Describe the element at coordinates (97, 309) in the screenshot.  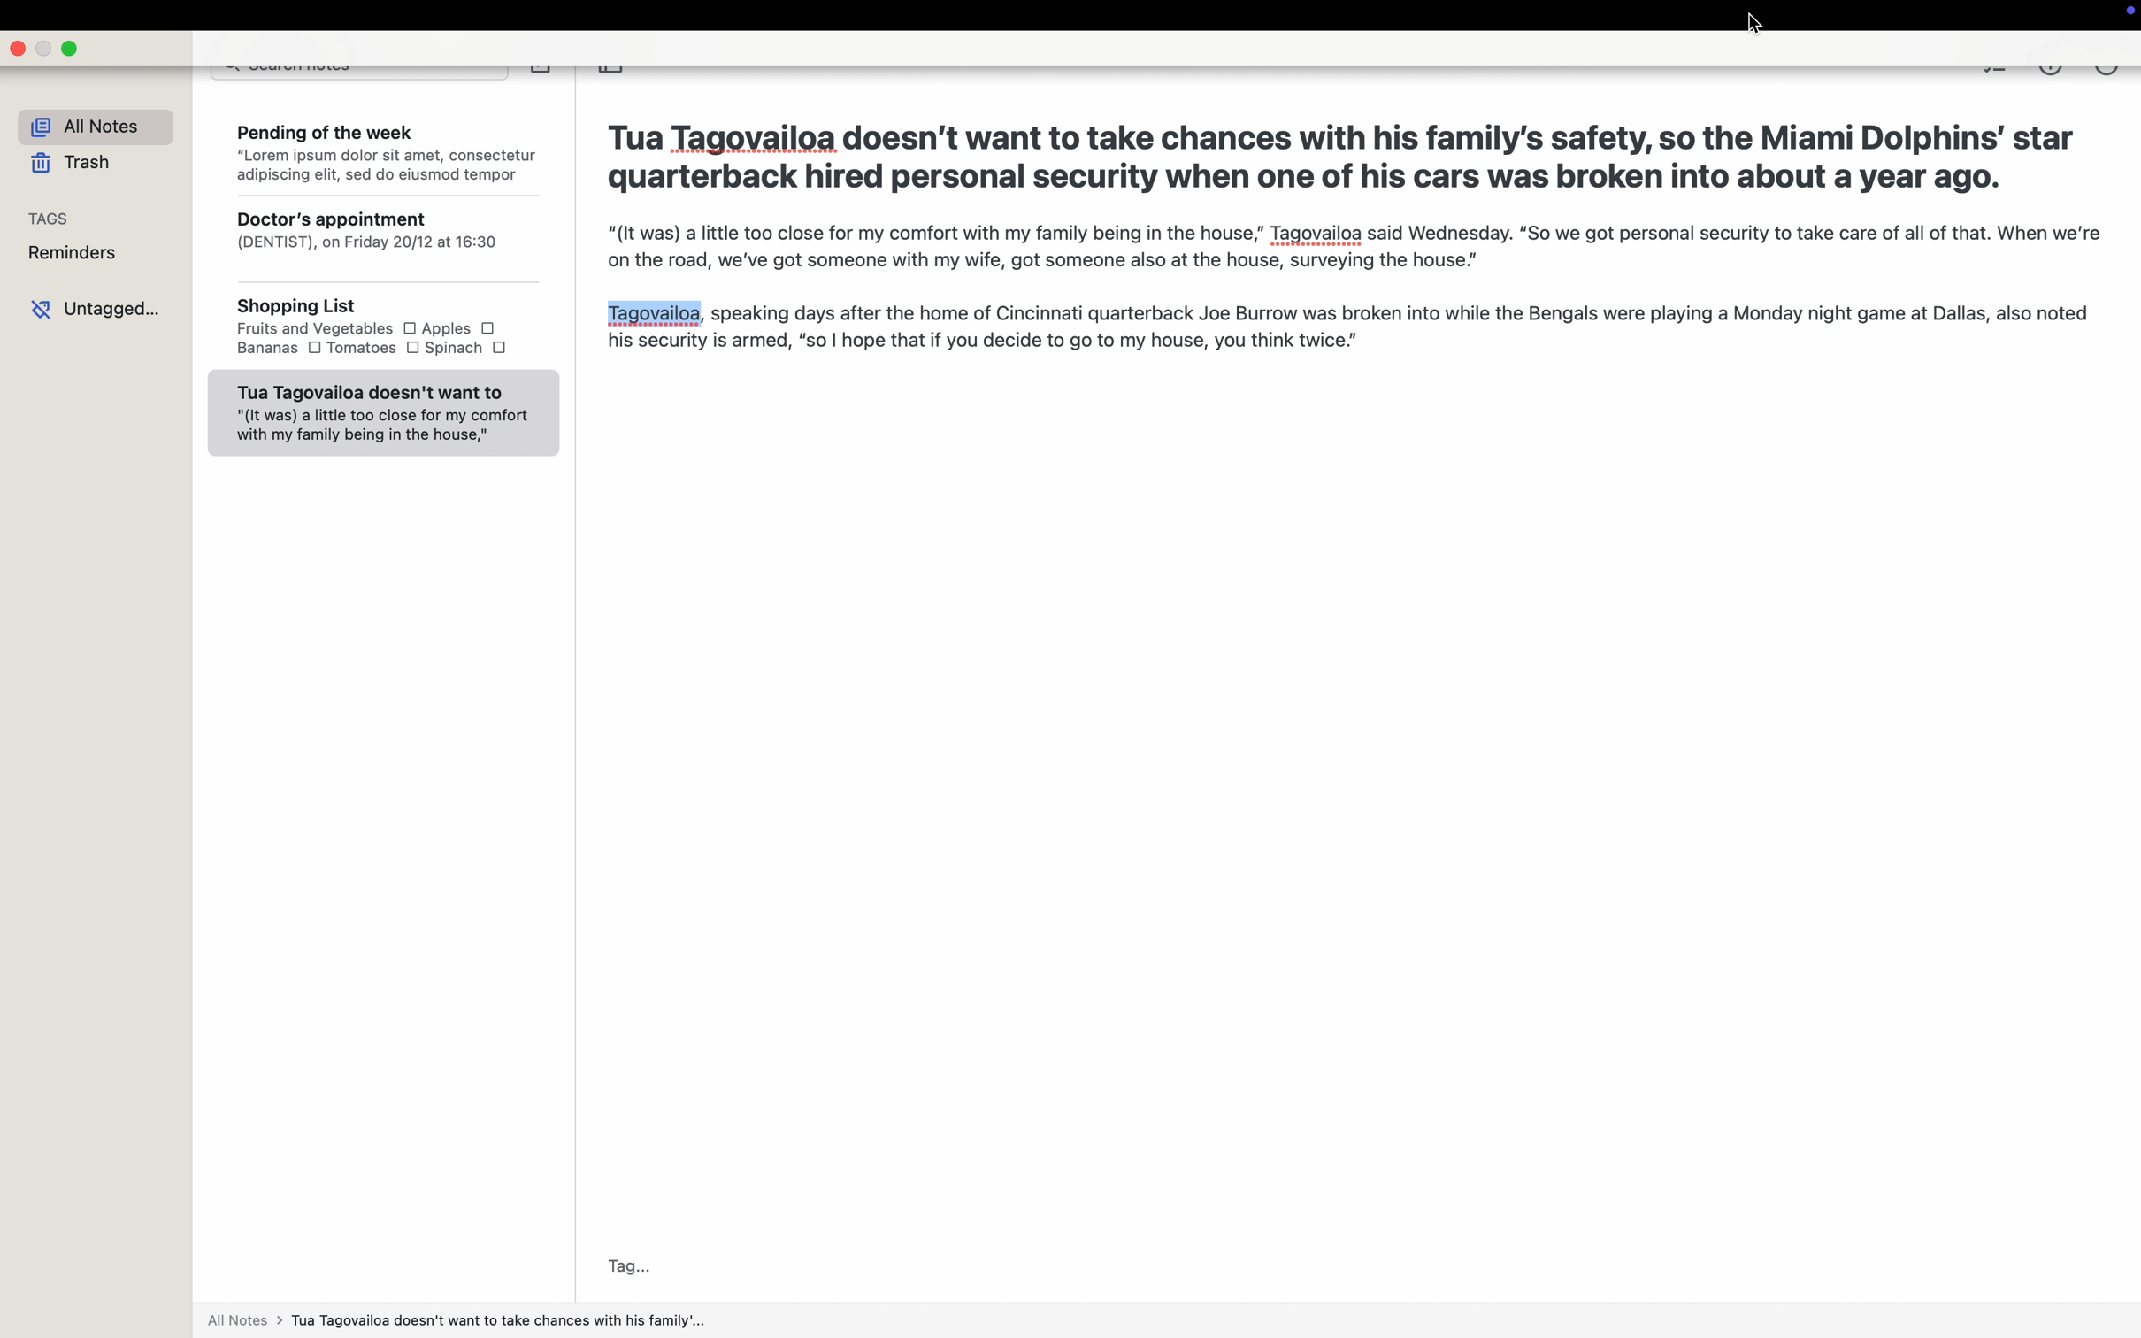
I see `untagged` at that location.